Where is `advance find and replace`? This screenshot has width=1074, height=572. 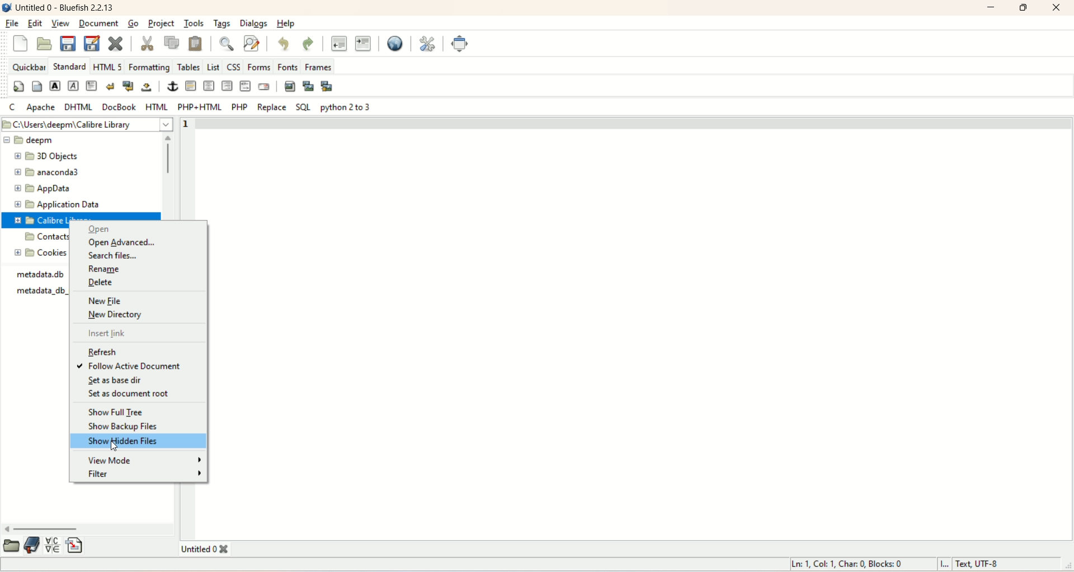
advance find and replace is located at coordinates (252, 44).